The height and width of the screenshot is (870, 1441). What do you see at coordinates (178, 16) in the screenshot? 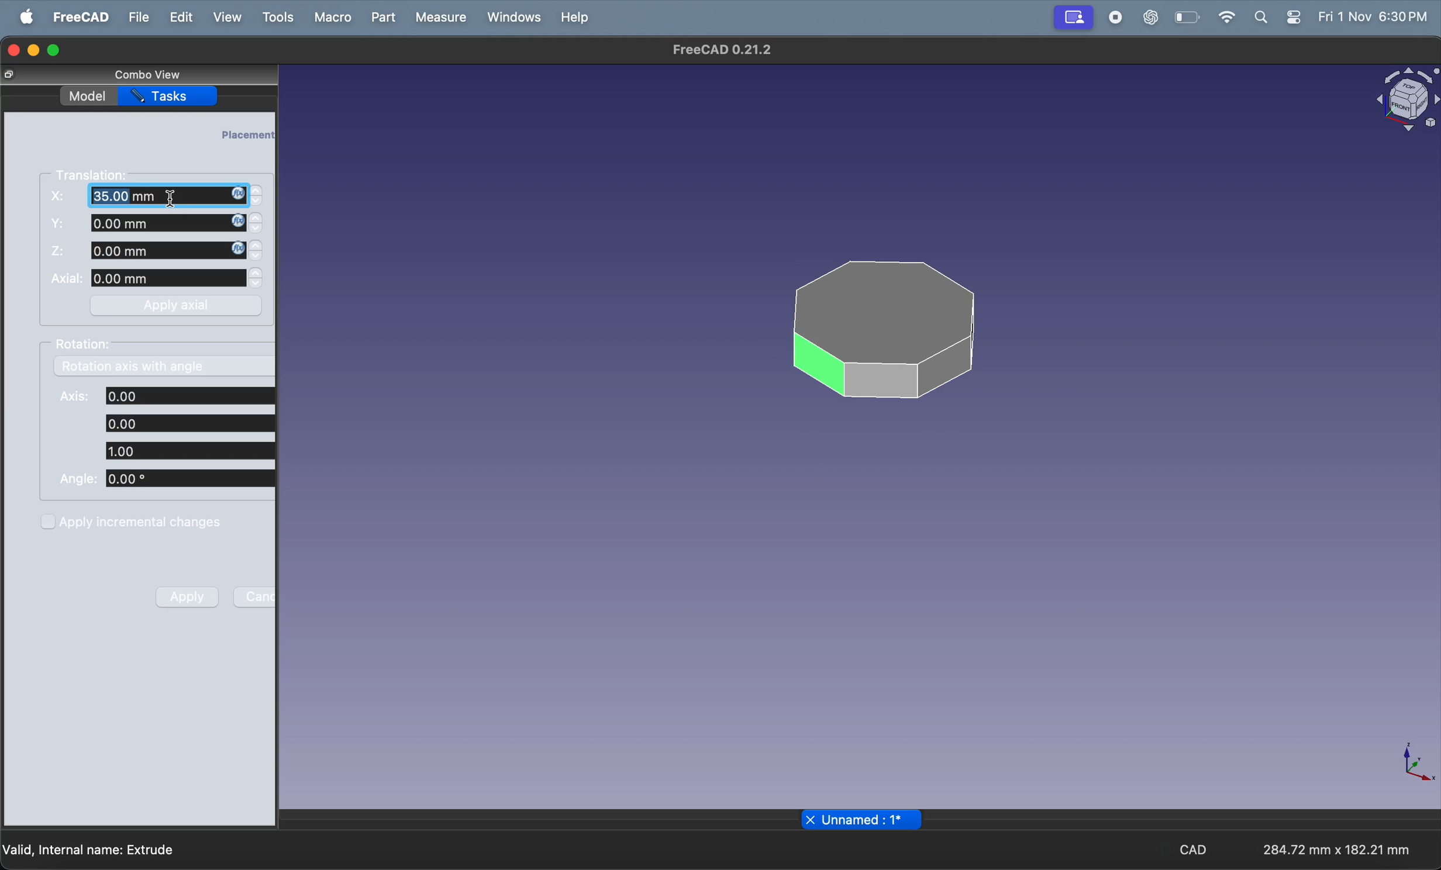
I see `edit` at bounding box center [178, 16].